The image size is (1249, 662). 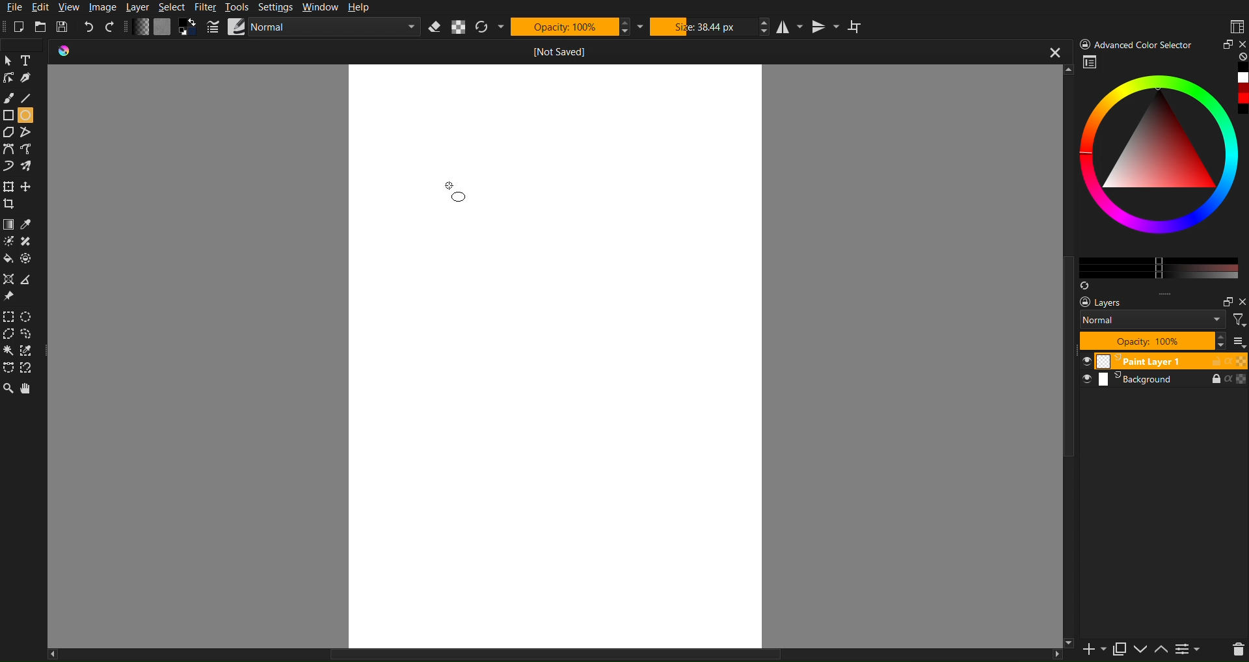 What do you see at coordinates (26, 315) in the screenshot?
I see `Selction Circle` at bounding box center [26, 315].